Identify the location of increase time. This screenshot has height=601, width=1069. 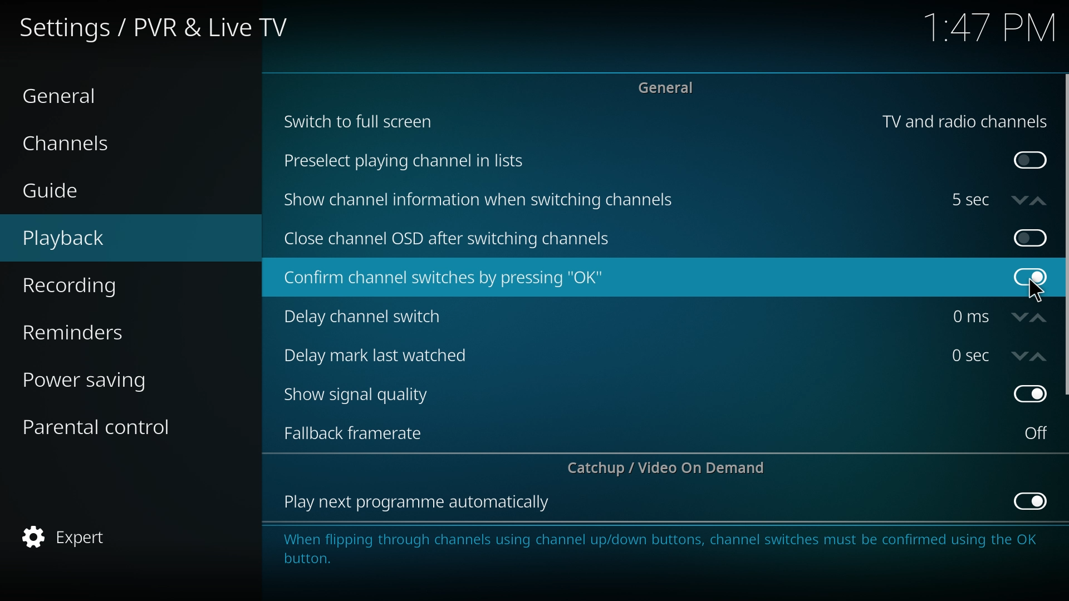
(1038, 201).